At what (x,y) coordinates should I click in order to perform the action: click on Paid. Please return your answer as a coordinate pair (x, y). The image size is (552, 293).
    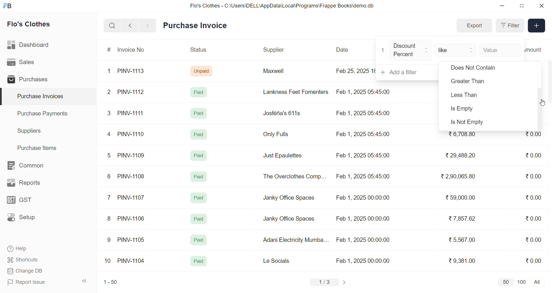
    Looking at the image, I should click on (198, 134).